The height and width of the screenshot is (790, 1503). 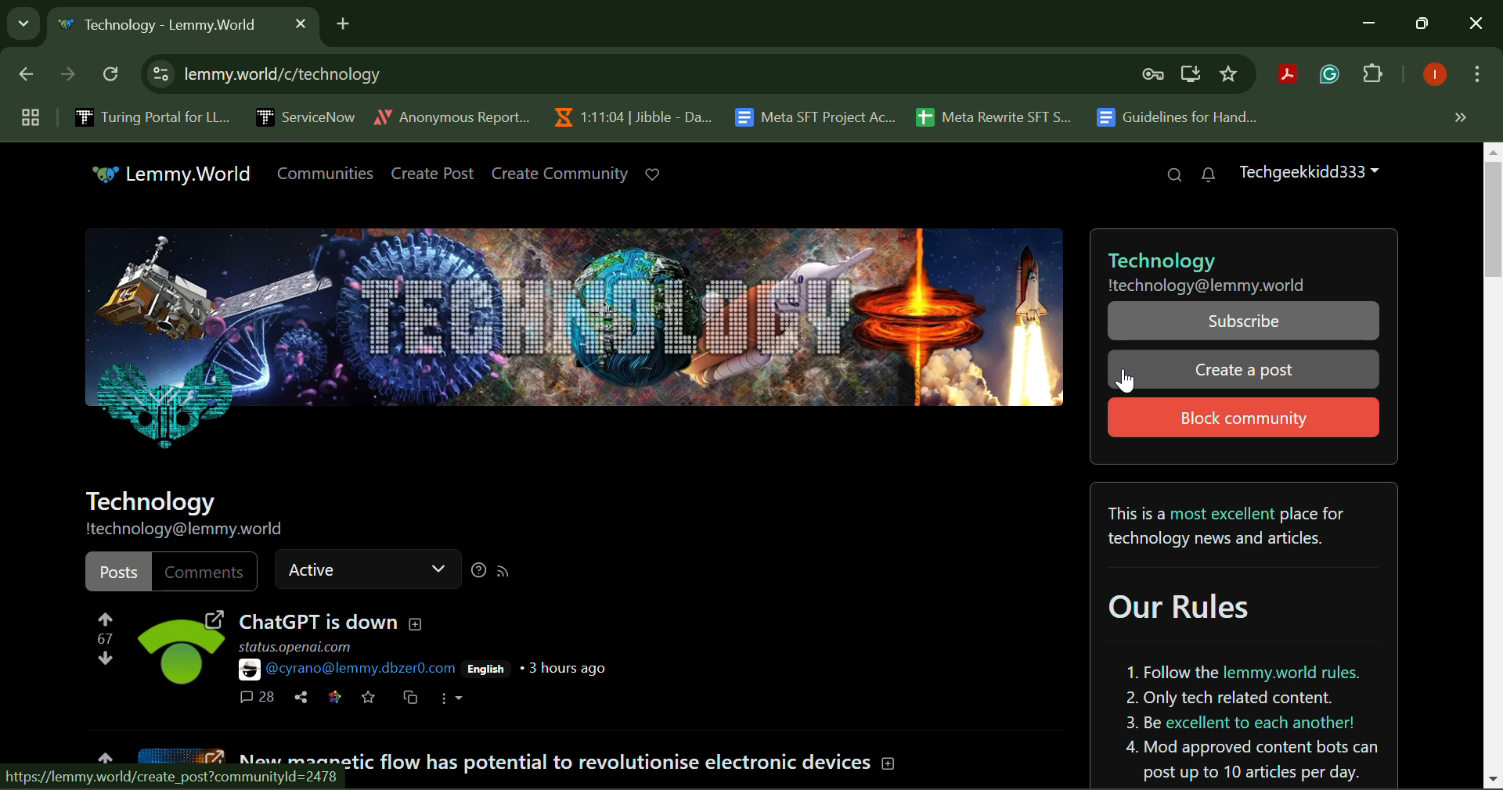 What do you see at coordinates (434, 174) in the screenshot?
I see `Create Post` at bounding box center [434, 174].